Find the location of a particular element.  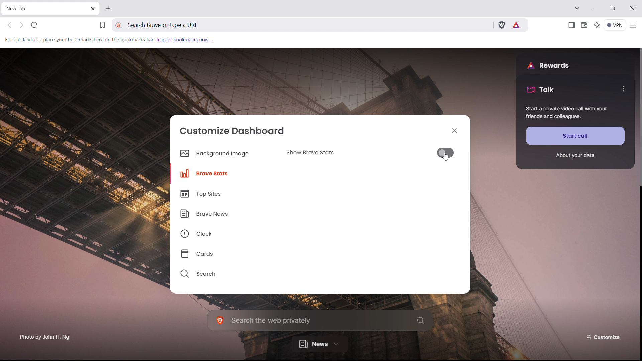

click to go back hold to see history  is located at coordinates (9, 25).